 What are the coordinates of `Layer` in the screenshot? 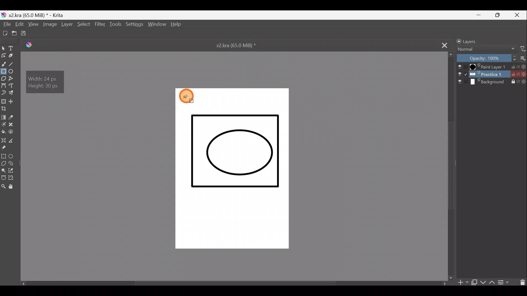 It's located at (66, 25).